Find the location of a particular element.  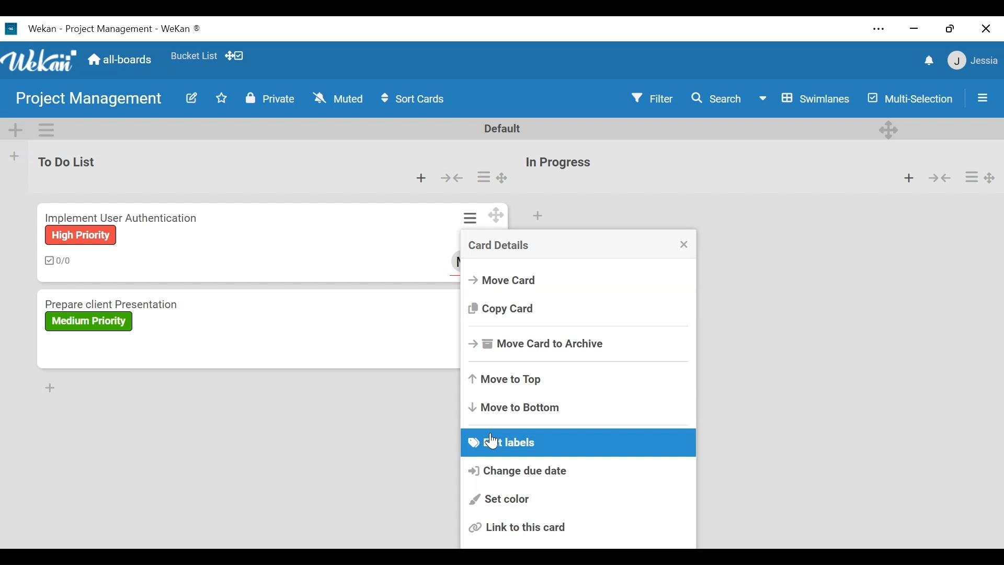

Swimlane Actions is located at coordinates (48, 130).